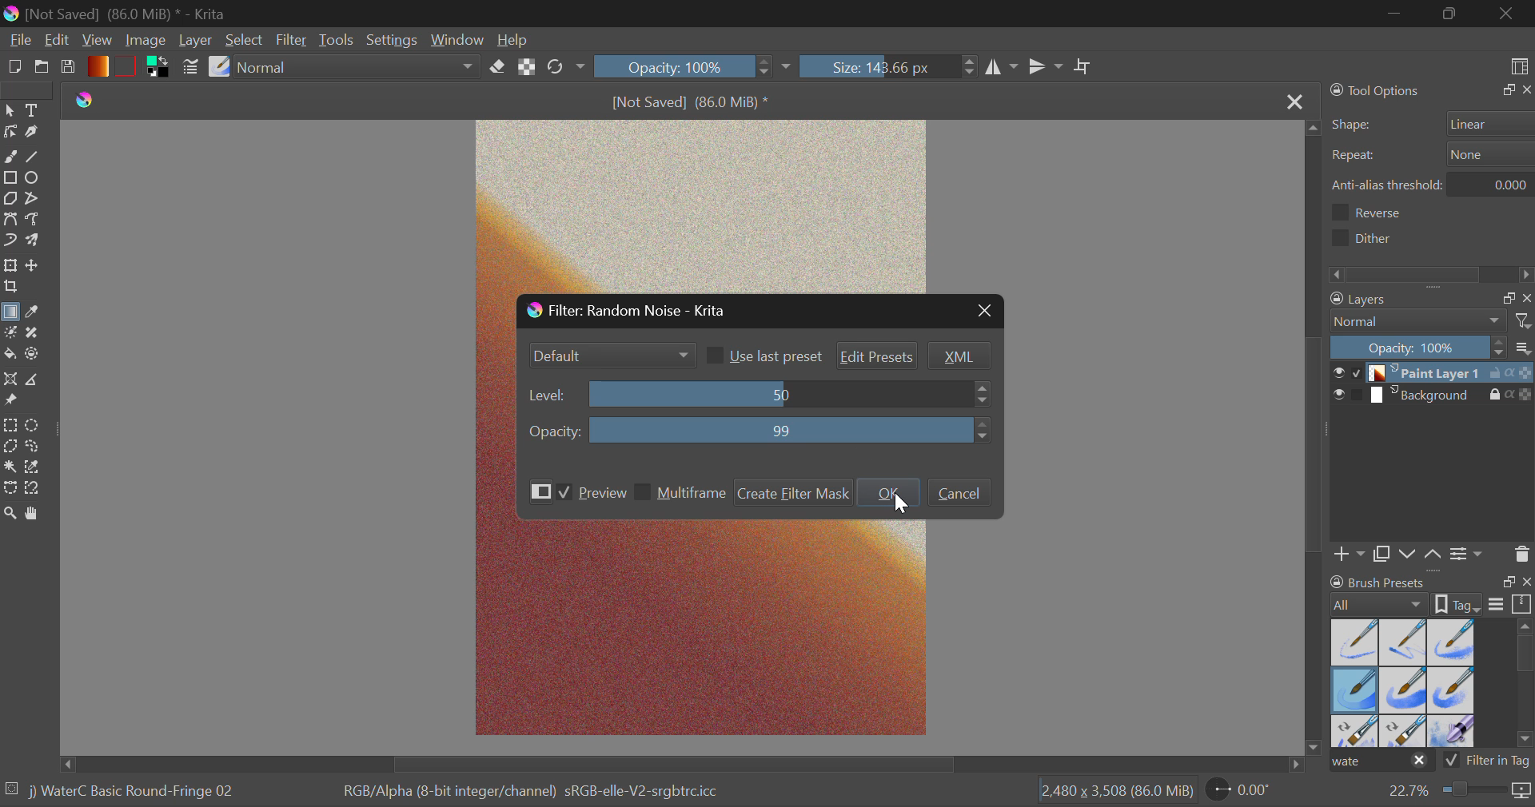  Describe the element at coordinates (1316, 431) in the screenshot. I see `Scroll Bar` at that location.